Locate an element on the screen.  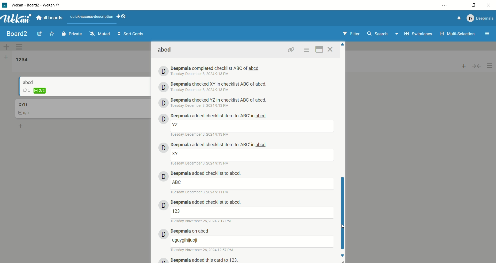
options is located at coordinates (490, 66).